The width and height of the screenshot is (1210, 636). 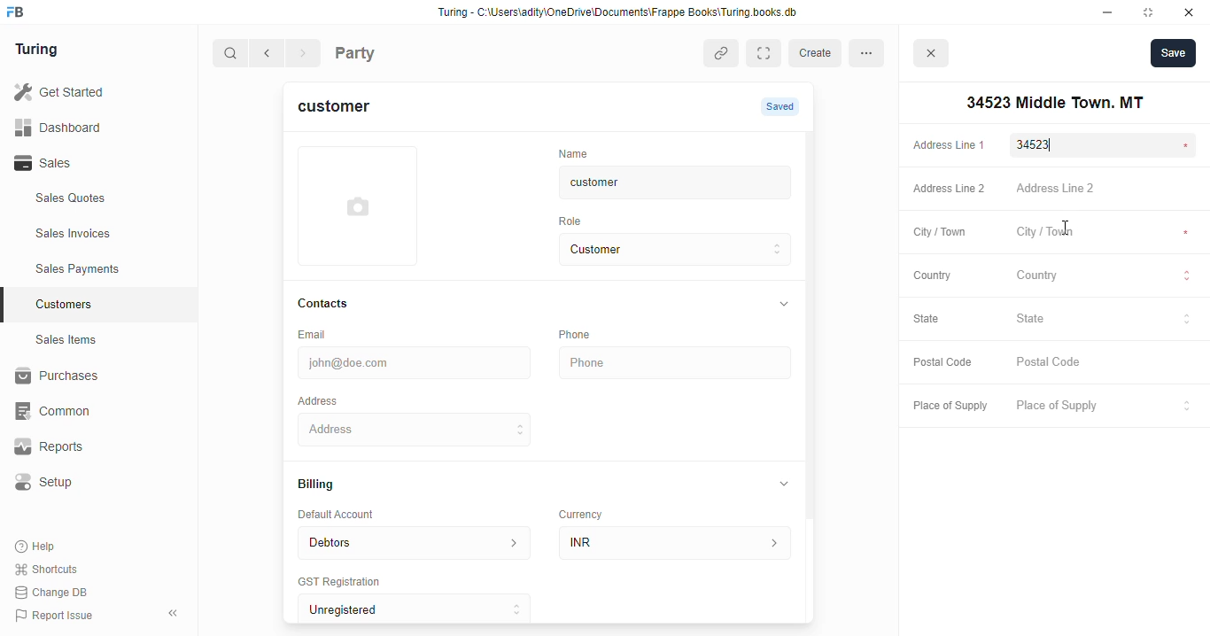 I want to click on copy link, so click(x=723, y=55).